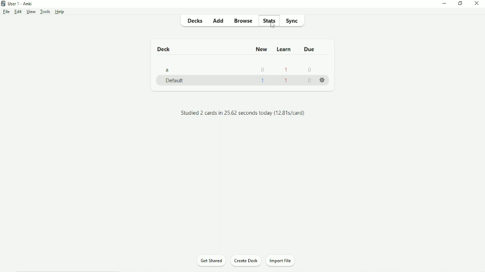  Describe the element at coordinates (460, 3) in the screenshot. I see `Restore down` at that location.